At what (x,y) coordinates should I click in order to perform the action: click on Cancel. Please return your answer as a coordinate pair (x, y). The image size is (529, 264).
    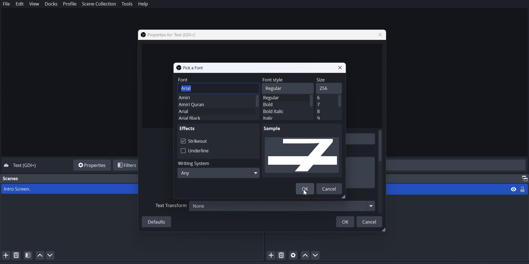
    Looking at the image, I should click on (370, 221).